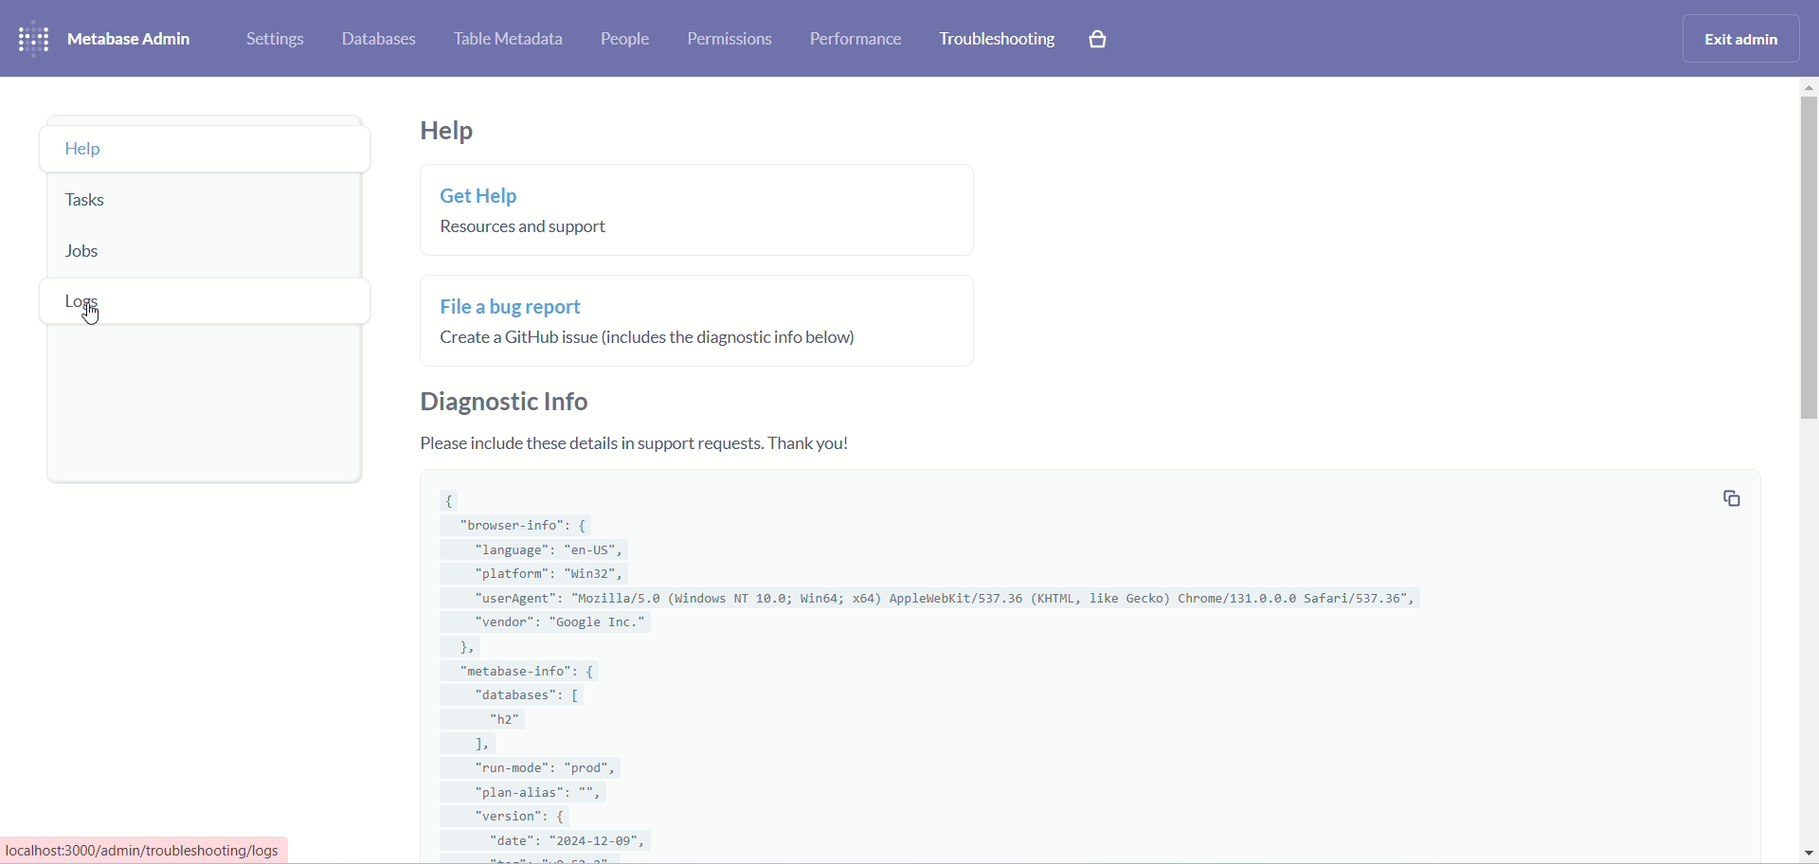  What do you see at coordinates (32, 39) in the screenshot?
I see `logo` at bounding box center [32, 39].